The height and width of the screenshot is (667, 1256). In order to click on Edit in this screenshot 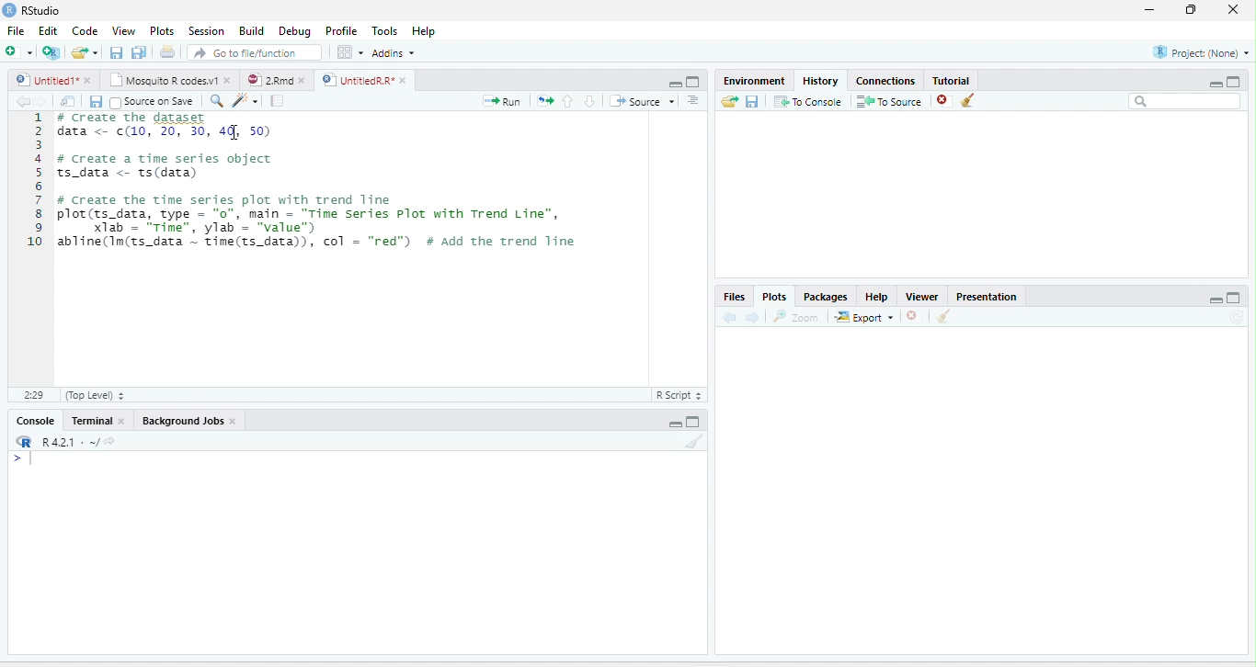, I will do `click(47, 30)`.